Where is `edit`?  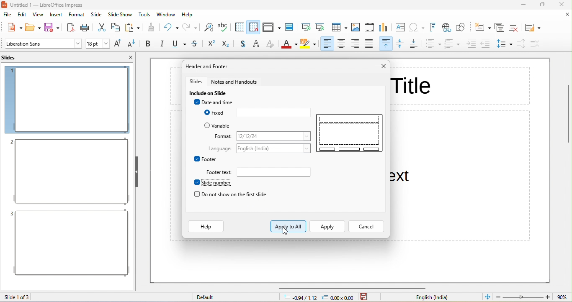 edit is located at coordinates (23, 15).